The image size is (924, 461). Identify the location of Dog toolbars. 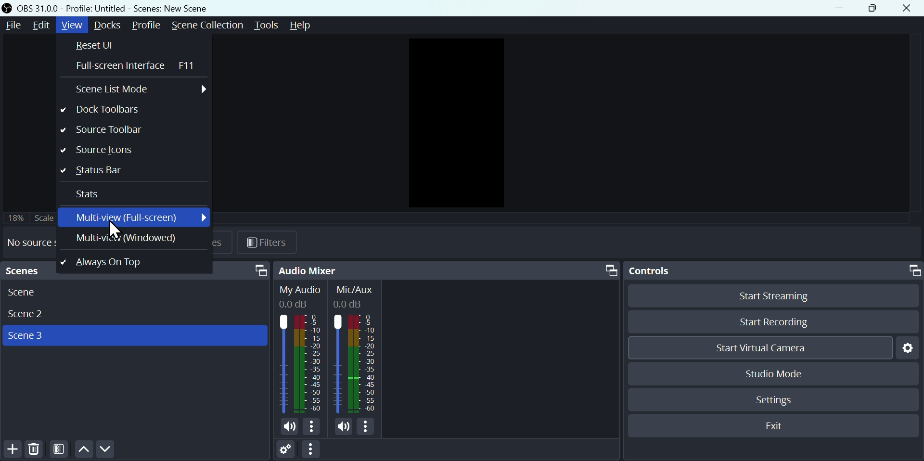
(131, 111).